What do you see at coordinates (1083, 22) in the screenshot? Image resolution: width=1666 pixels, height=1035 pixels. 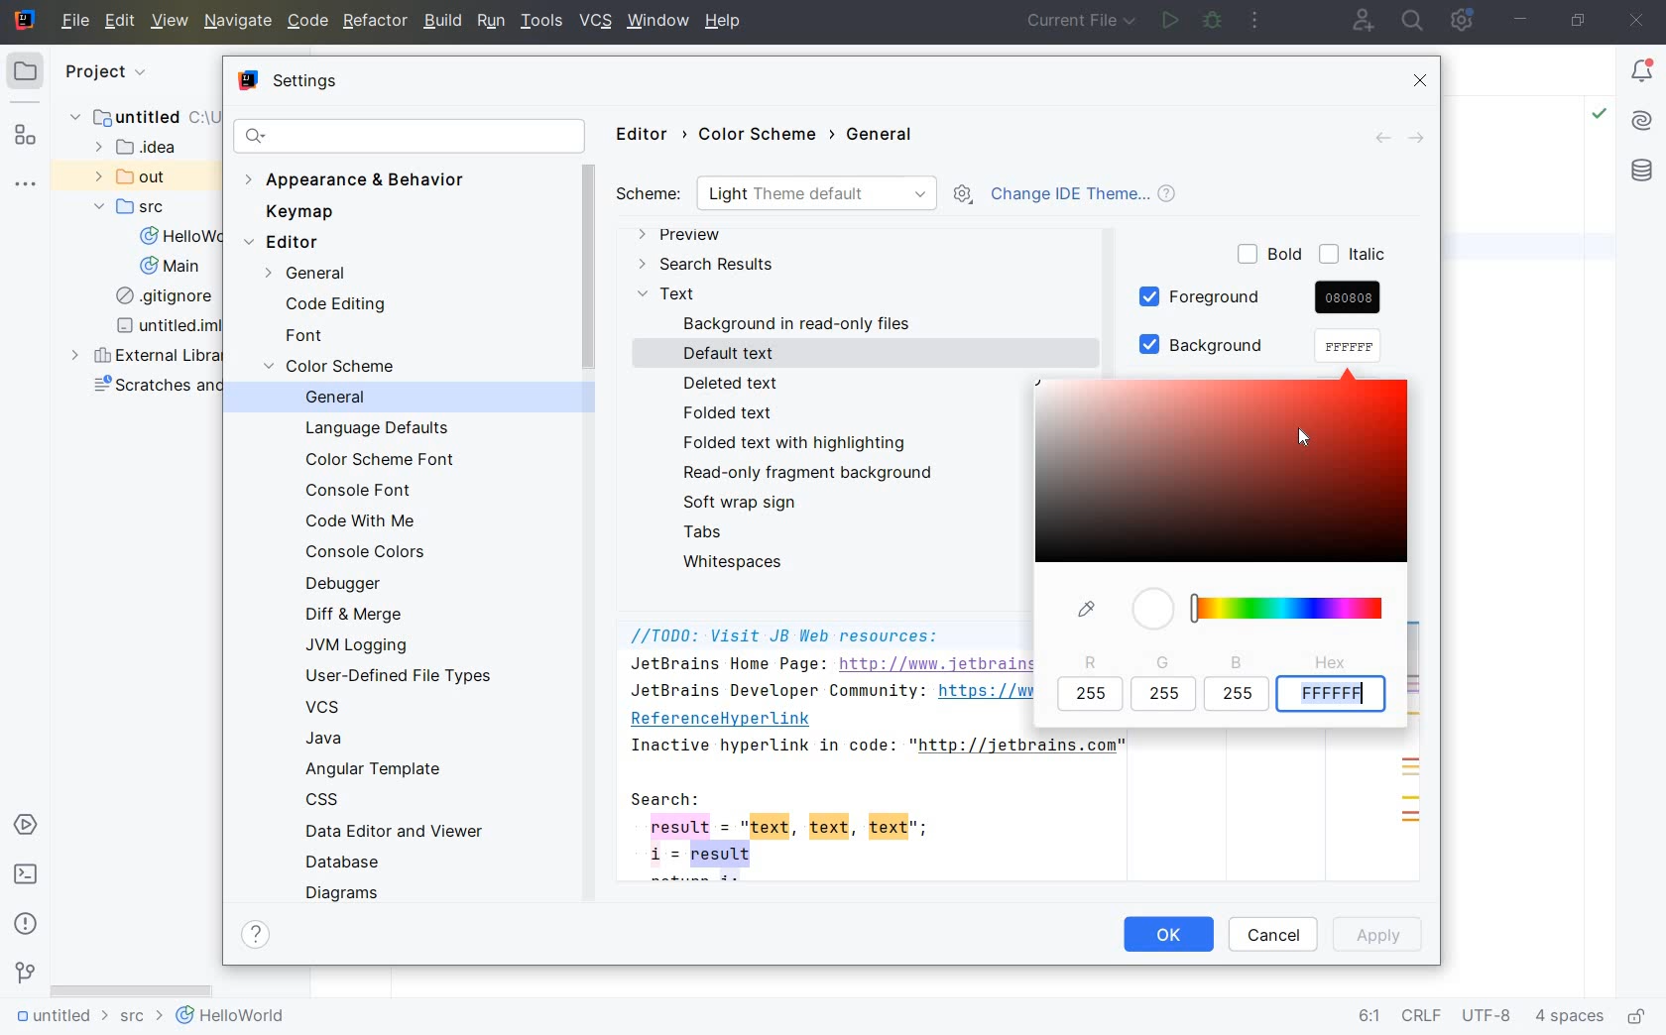 I see `current file` at bounding box center [1083, 22].